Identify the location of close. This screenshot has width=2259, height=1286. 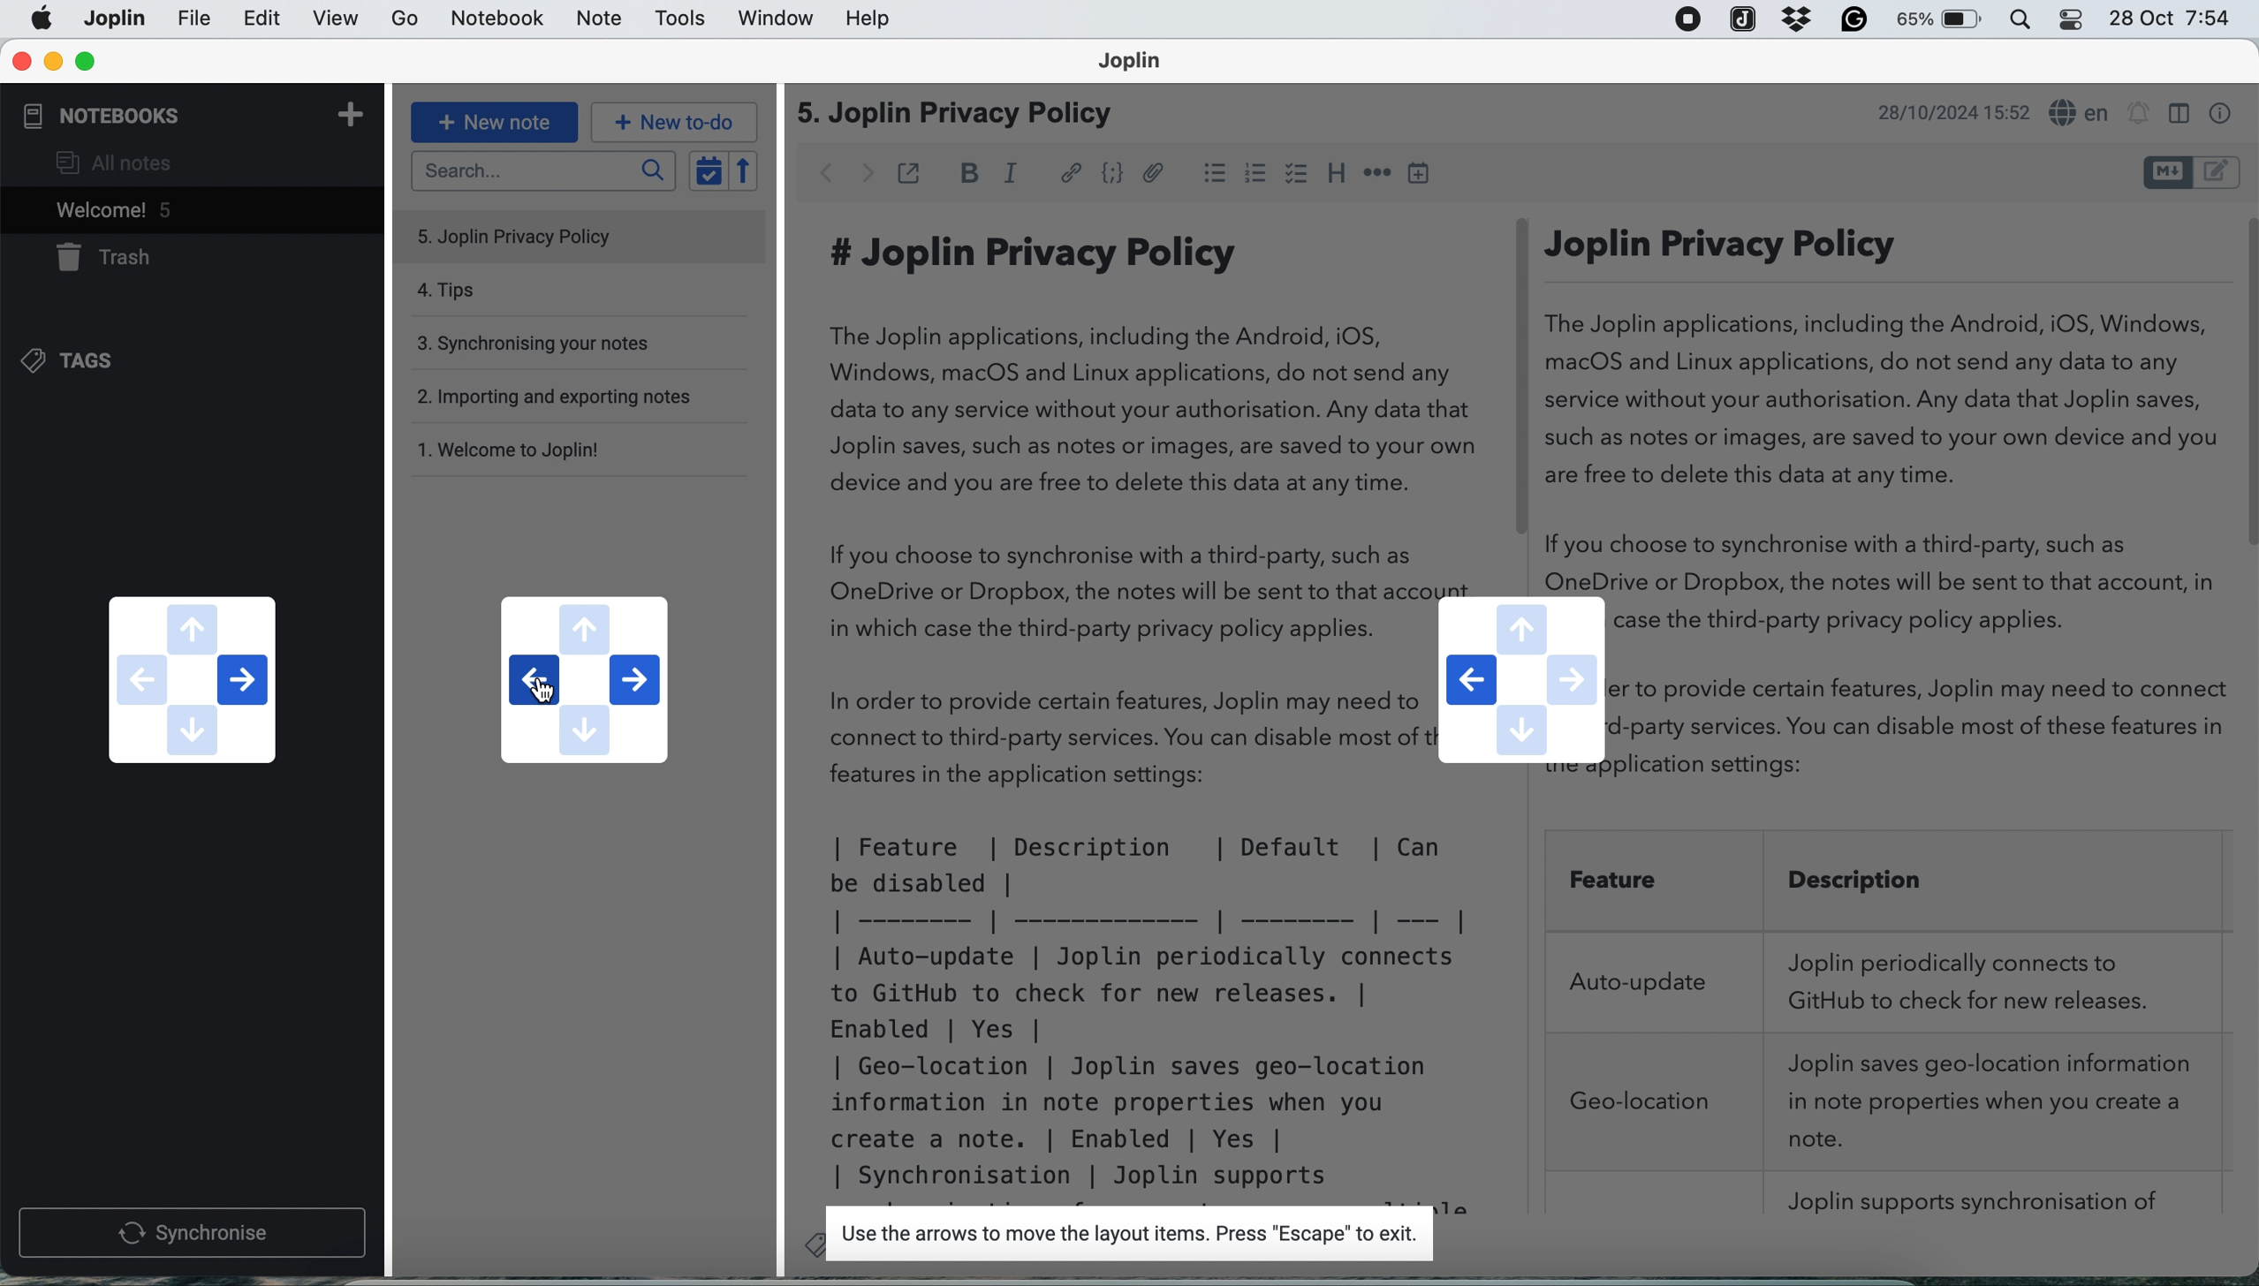
(19, 62).